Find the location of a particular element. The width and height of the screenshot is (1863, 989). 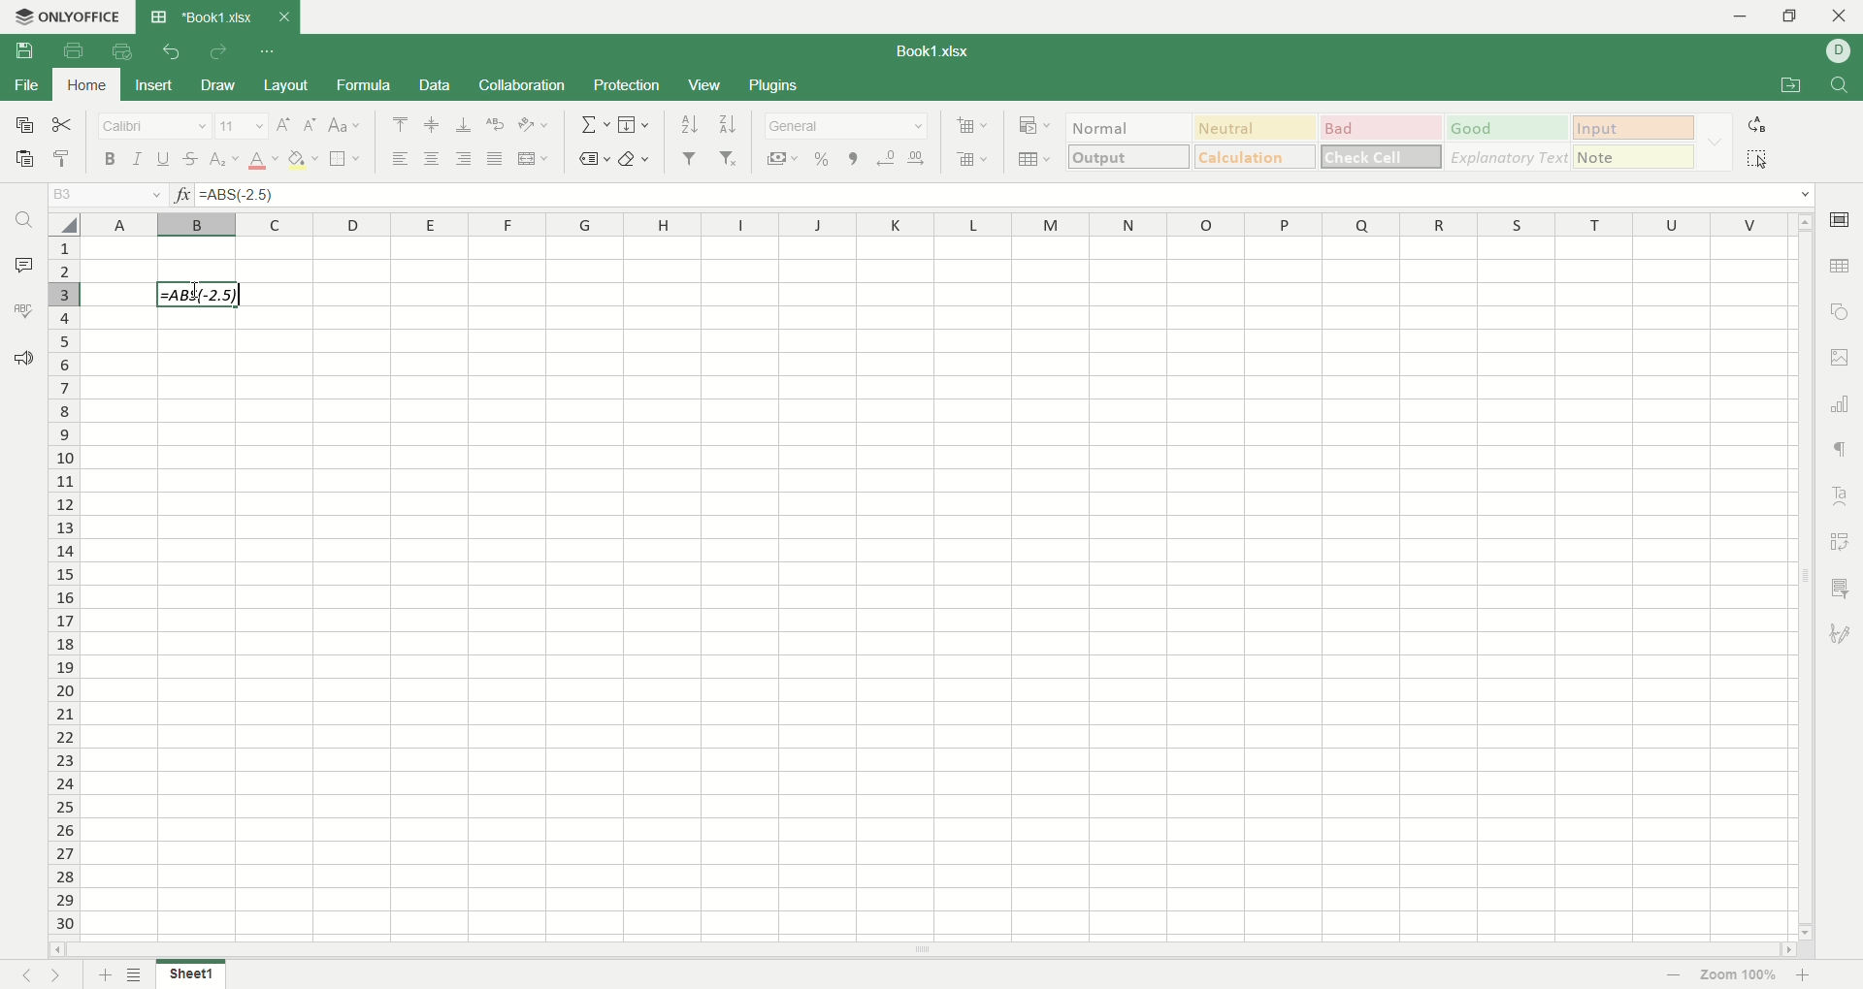

draw is located at coordinates (218, 85).